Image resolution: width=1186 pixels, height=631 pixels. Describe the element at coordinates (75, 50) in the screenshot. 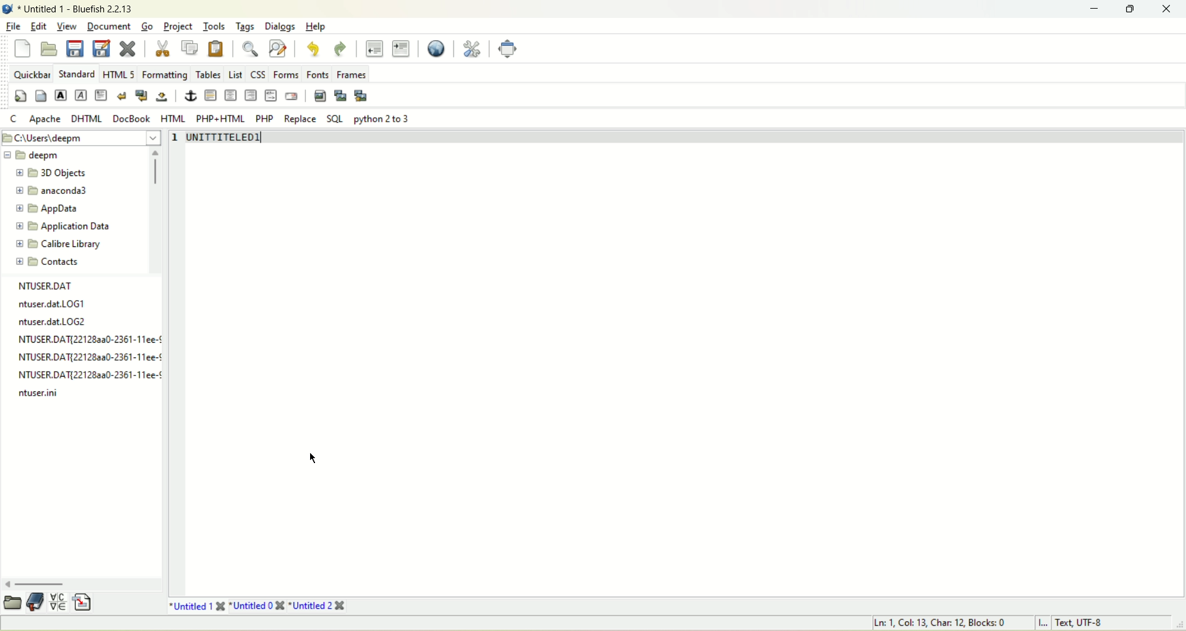

I see `save current file` at that location.